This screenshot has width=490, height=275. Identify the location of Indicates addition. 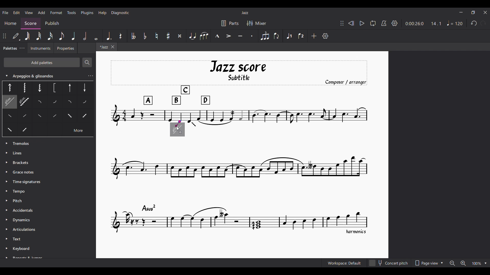
(180, 132).